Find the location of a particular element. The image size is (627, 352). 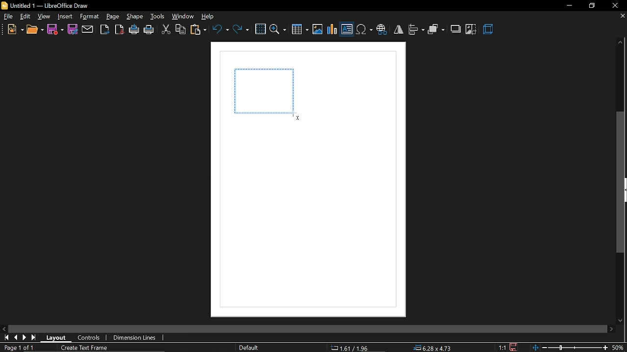

save as is located at coordinates (72, 29).